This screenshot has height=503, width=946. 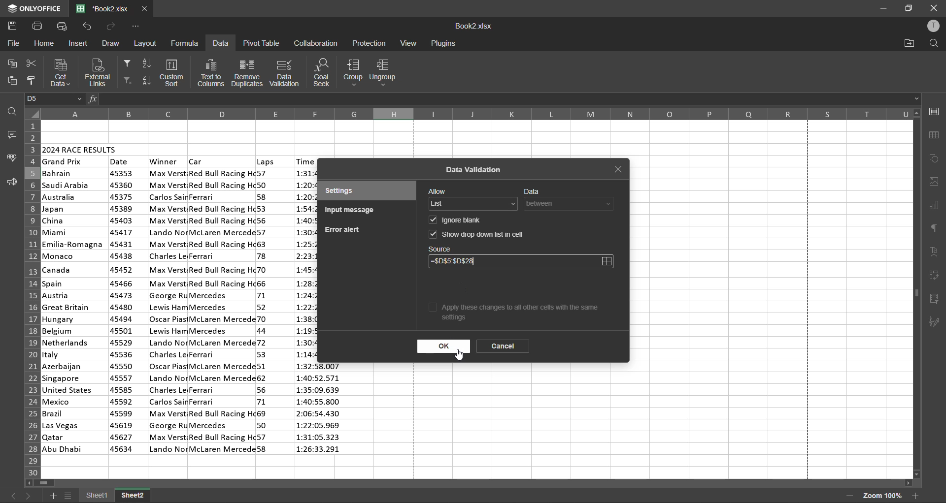 What do you see at coordinates (443, 44) in the screenshot?
I see `plugins` at bounding box center [443, 44].